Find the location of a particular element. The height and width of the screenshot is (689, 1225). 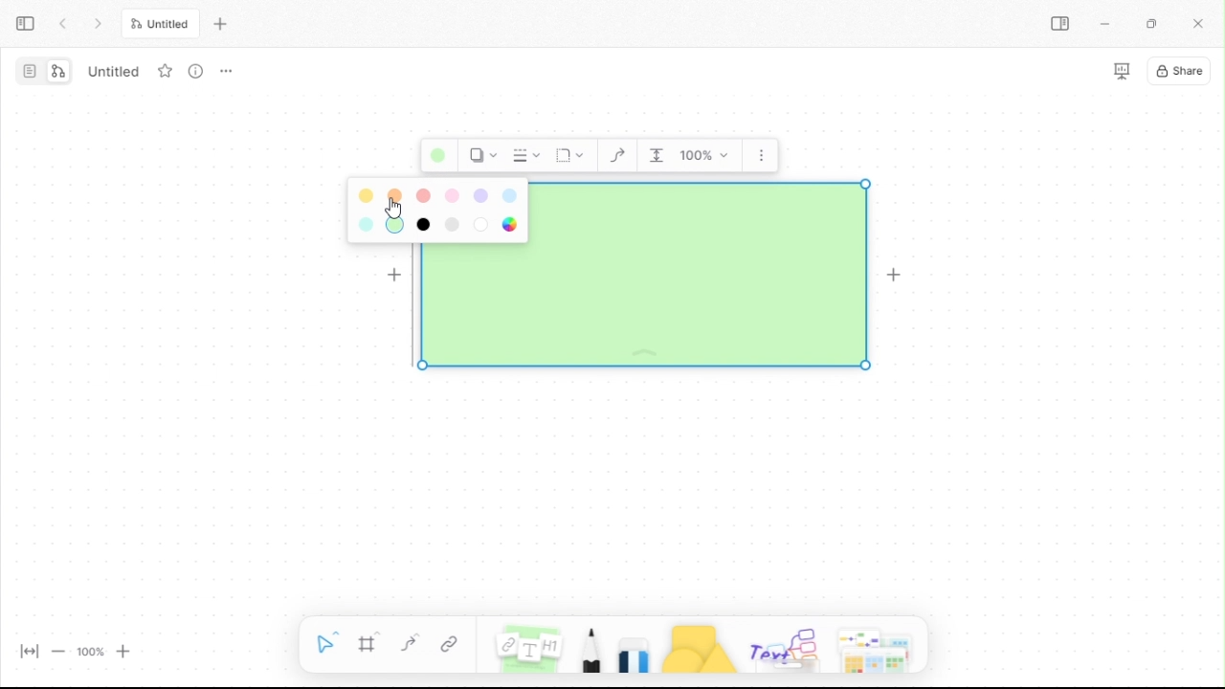

eraser is located at coordinates (635, 647).